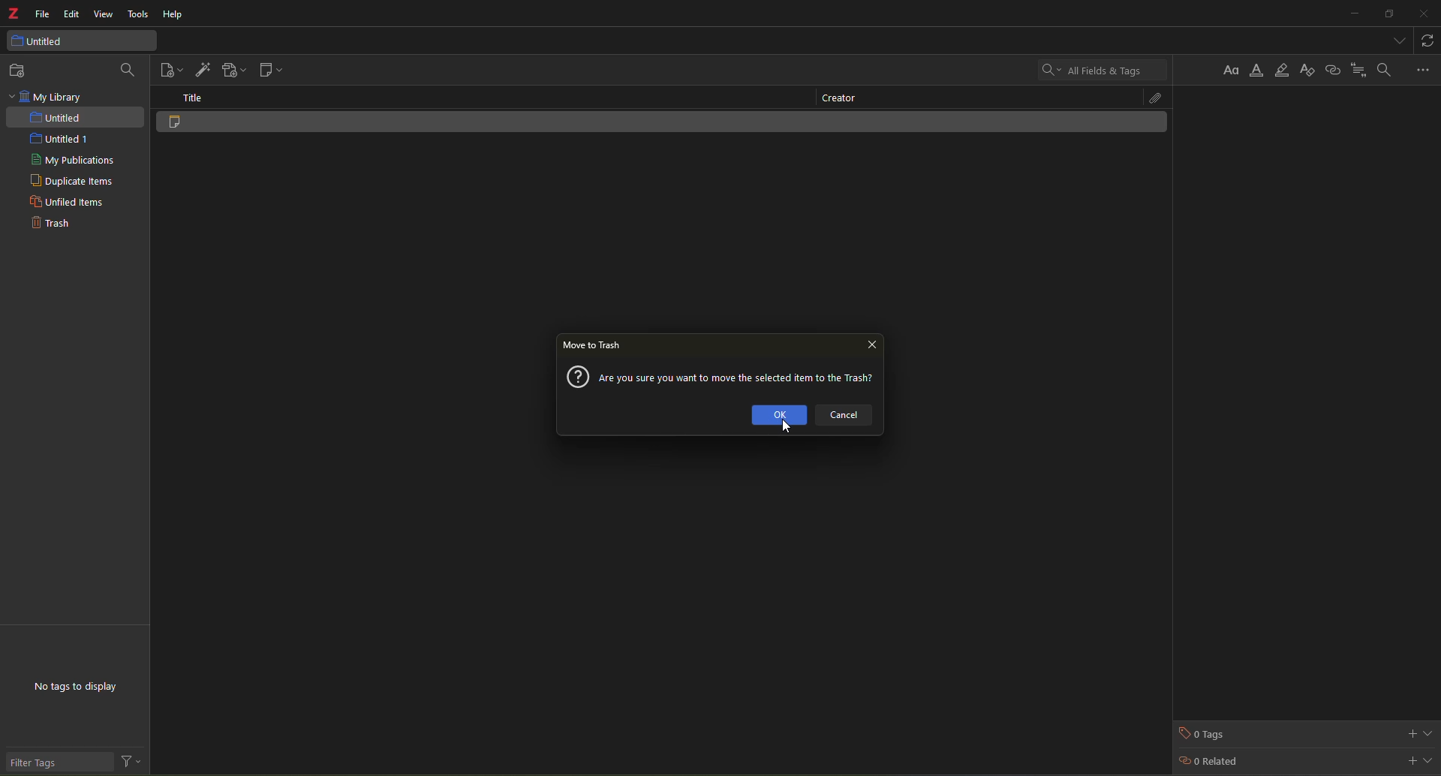 This screenshot has width=1441, height=776. What do you see at coordinates (275, 71) in the screenshot?
I see `new note` at bounding box center [275, 71].